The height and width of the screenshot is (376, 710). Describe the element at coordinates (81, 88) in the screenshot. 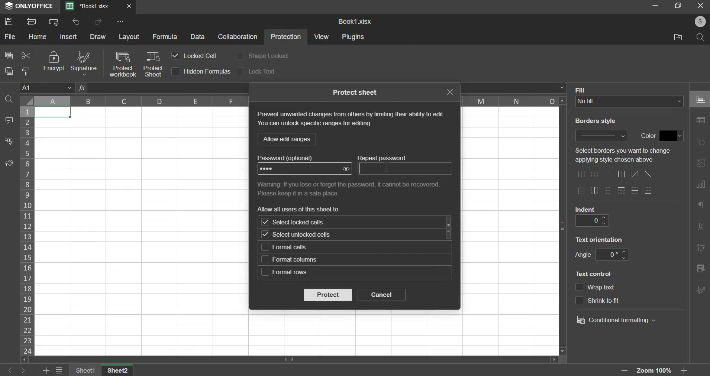

I see `fx` at that location.